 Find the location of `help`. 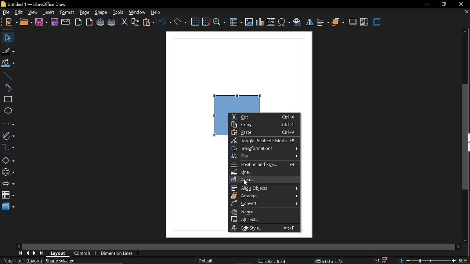

help is located at coordinates (158, 12).